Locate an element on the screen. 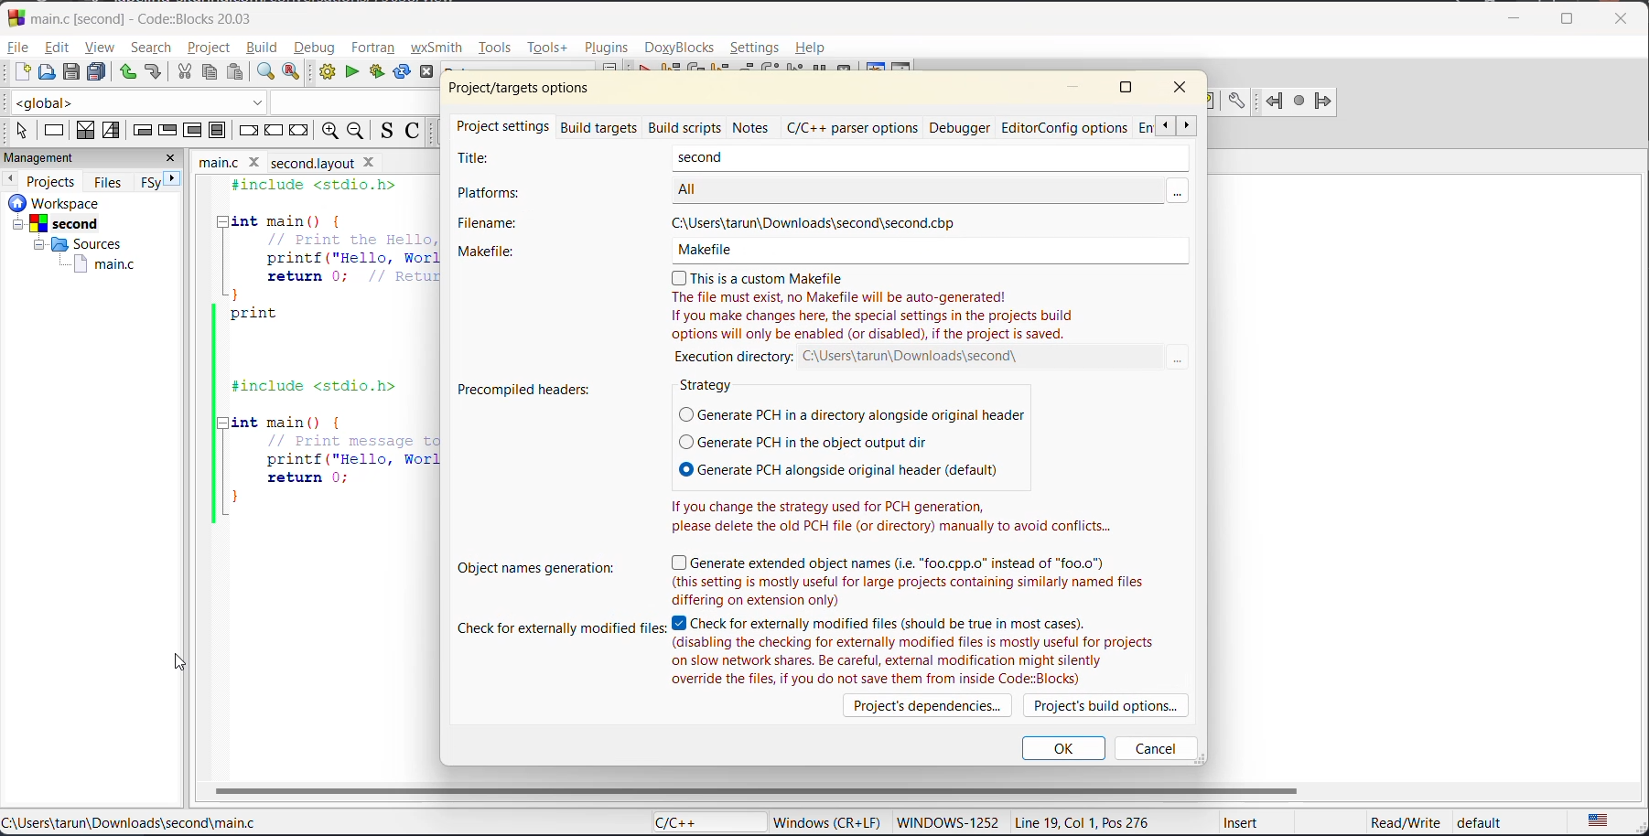 The image size is (1649, 836). rebuild is located at coordinates (402, 71).